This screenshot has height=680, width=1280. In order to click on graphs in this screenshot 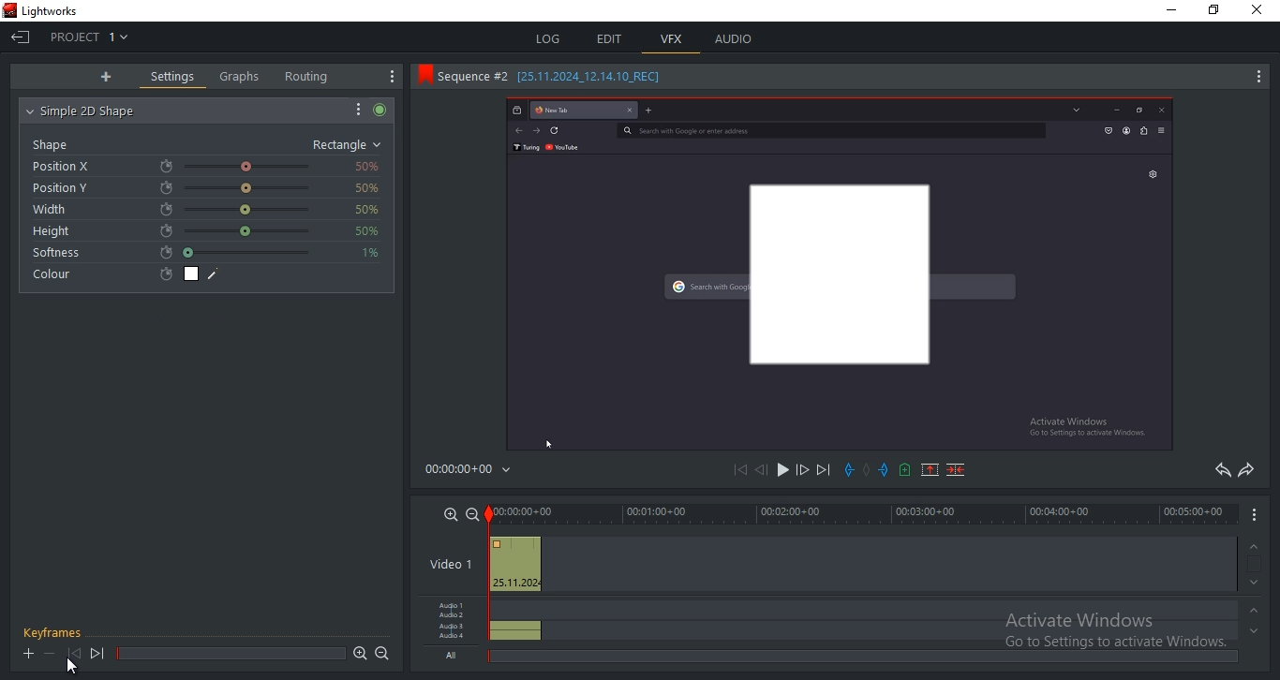, I will do `click(239, 75)`.